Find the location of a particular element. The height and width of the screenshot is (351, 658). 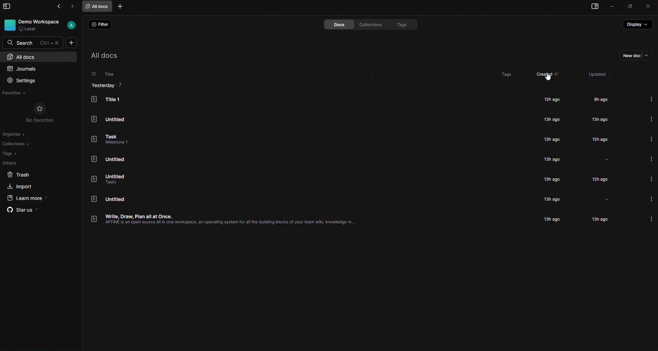

13h ago is located at coordinates (552, 217).